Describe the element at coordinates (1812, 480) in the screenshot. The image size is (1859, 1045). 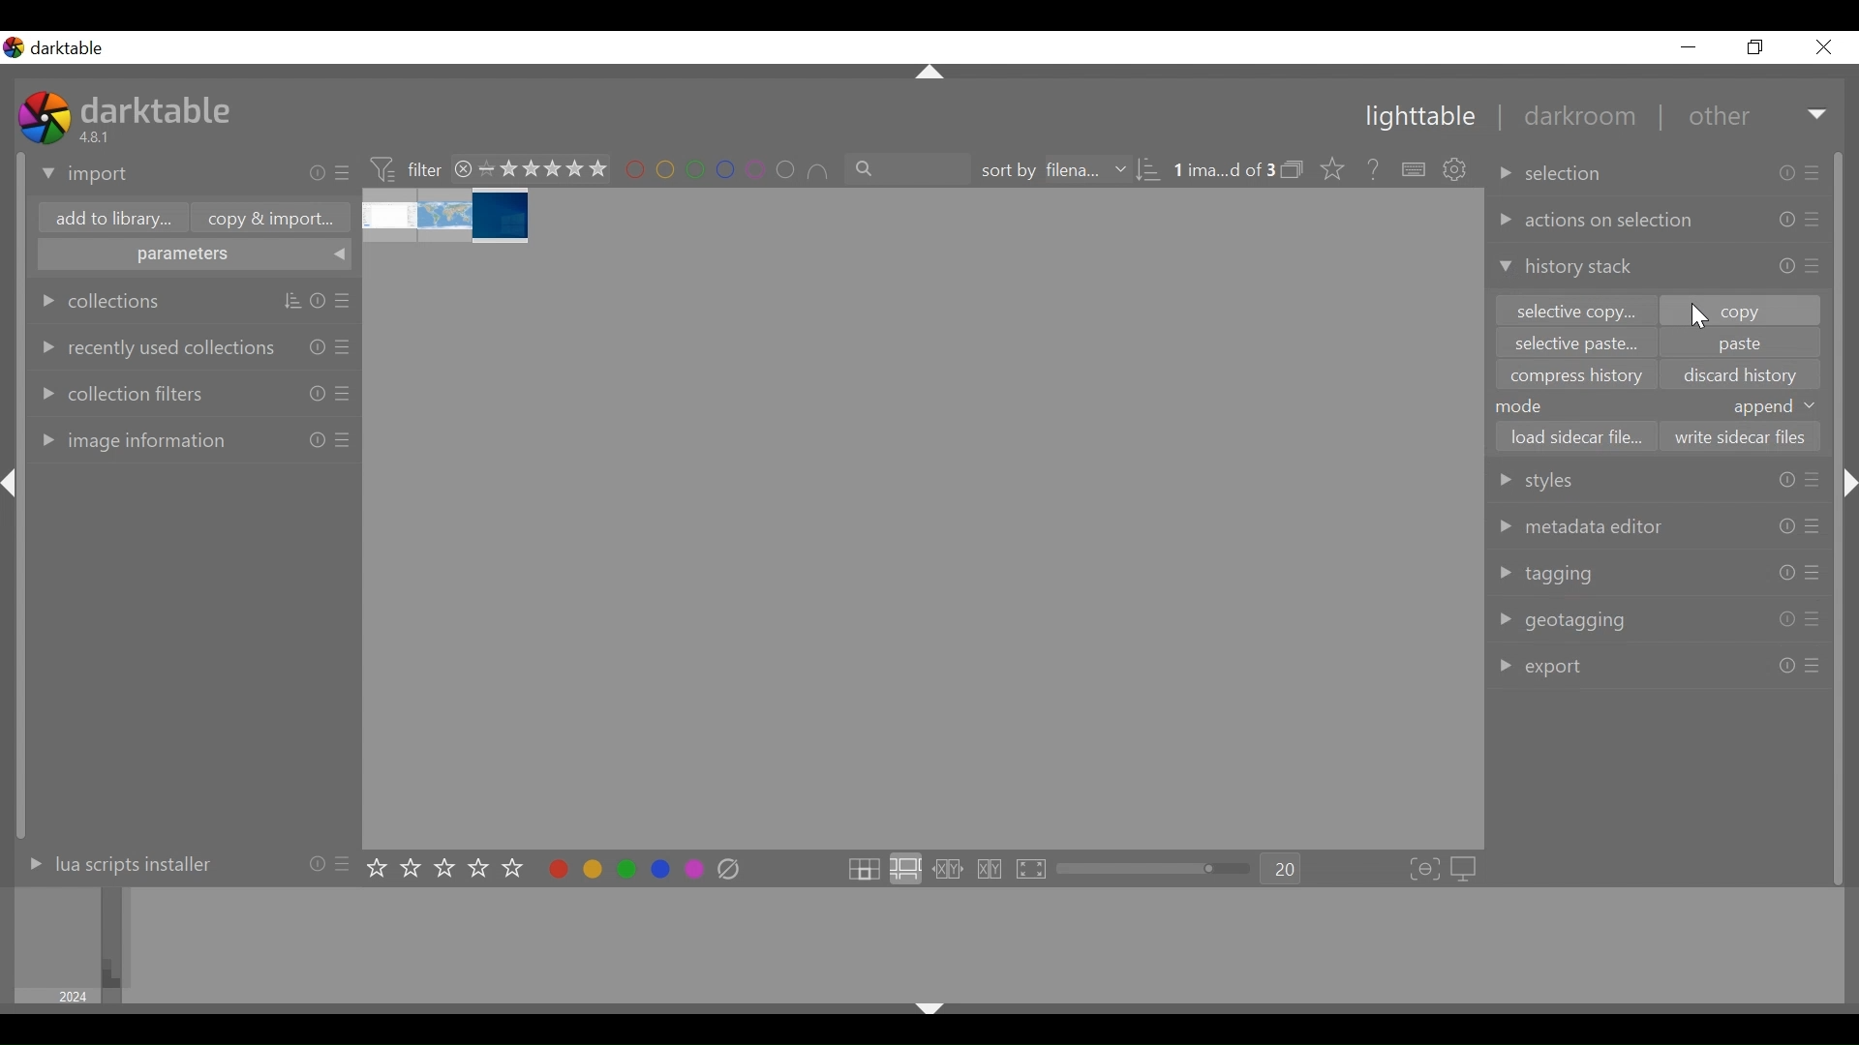
I see `presets` at that location.